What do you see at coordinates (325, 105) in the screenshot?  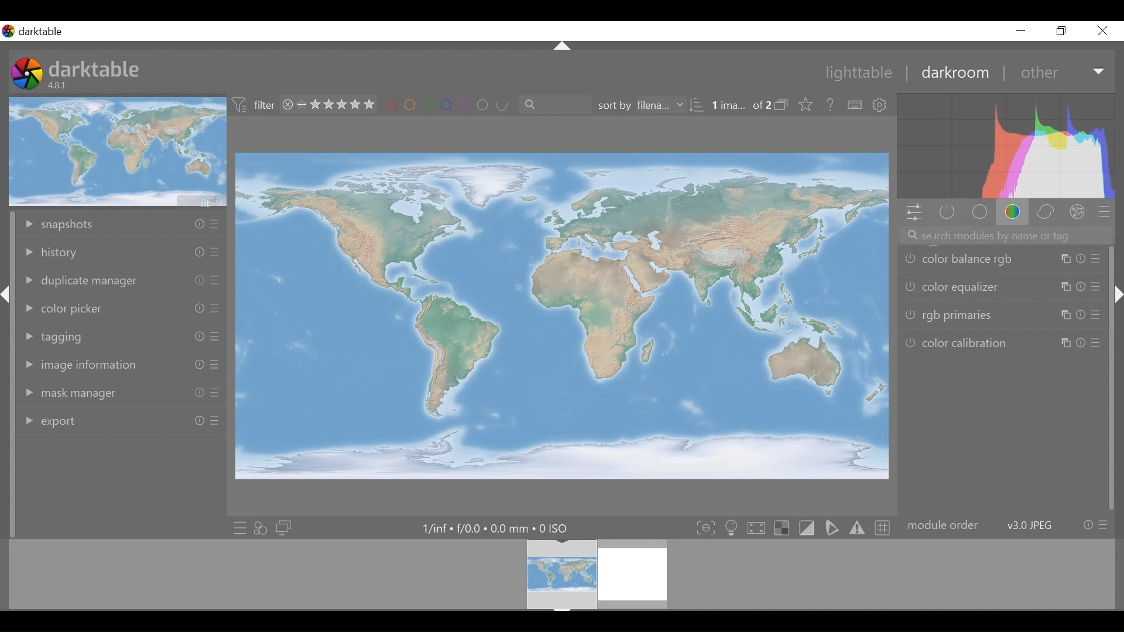 I see `range filtering` at bounding box center [325, 105].